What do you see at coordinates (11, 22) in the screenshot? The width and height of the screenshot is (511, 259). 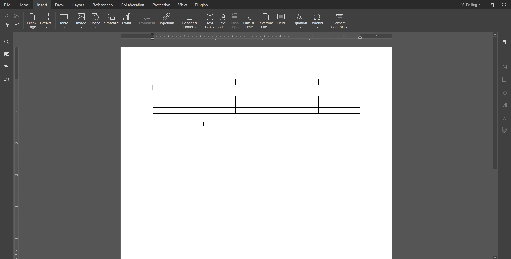 I see `Cut Copy Paste Options` at bounding box center [11, 22].